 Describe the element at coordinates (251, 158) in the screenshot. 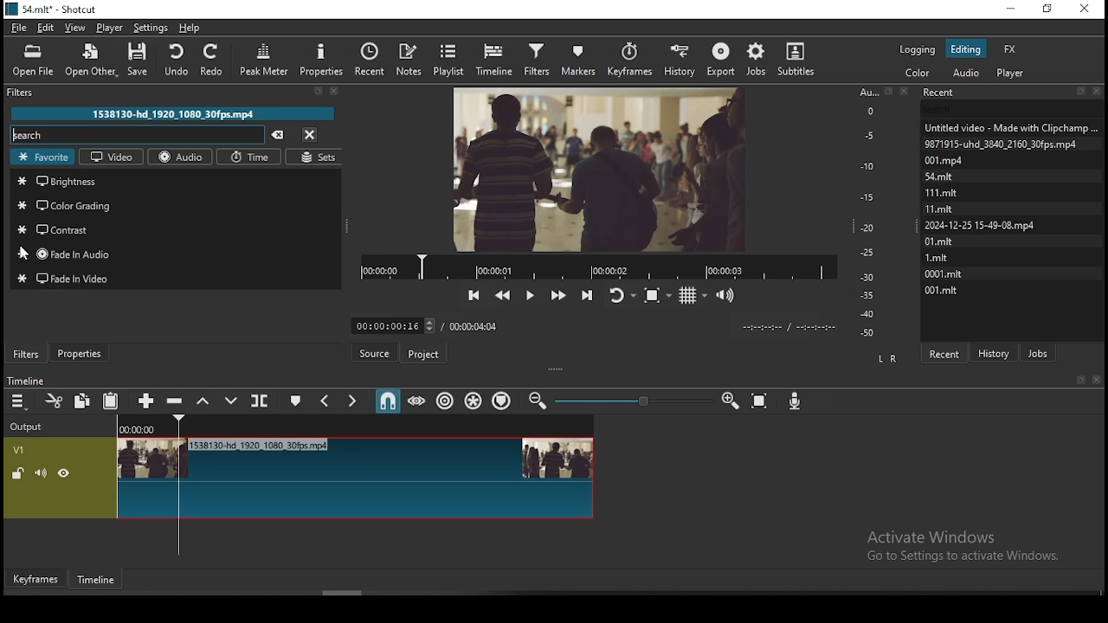

I see `time` at that location.